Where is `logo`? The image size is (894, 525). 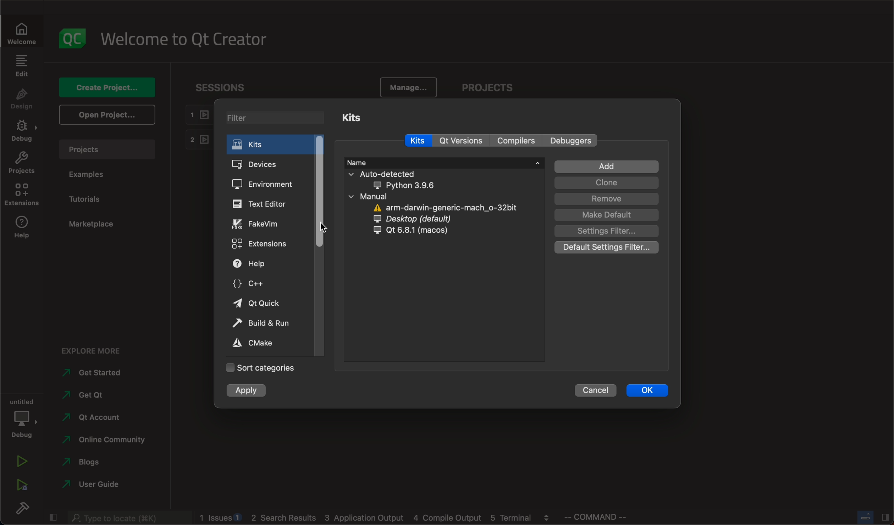
logo is located at coordinates (74, 38).